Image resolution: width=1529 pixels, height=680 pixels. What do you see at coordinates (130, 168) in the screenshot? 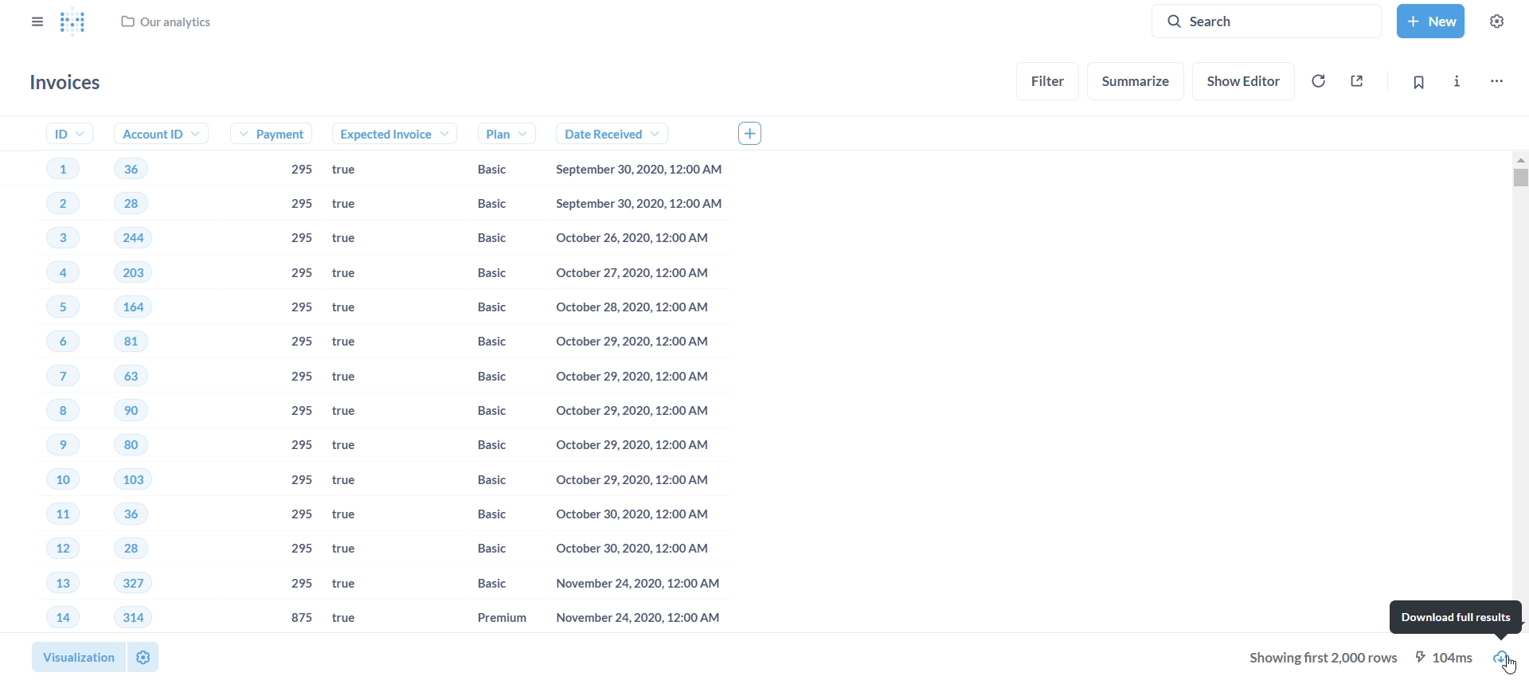
I see `36` at bounding box center [130, 168].